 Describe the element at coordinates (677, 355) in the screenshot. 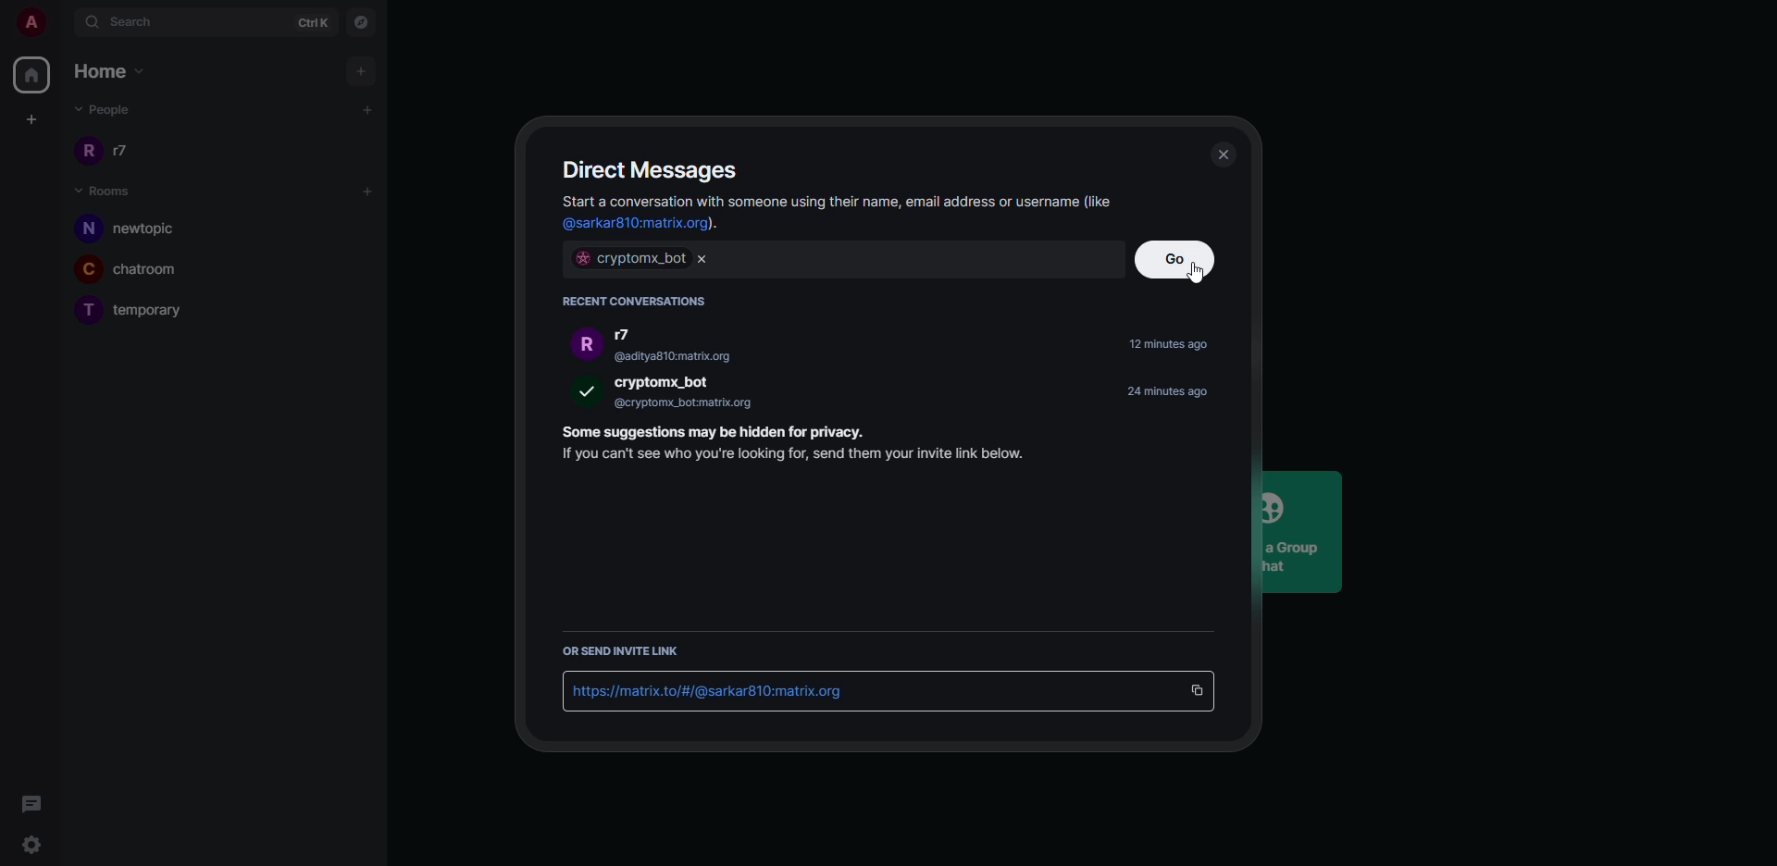

I see `@aditya810:matrix.org` at that location.